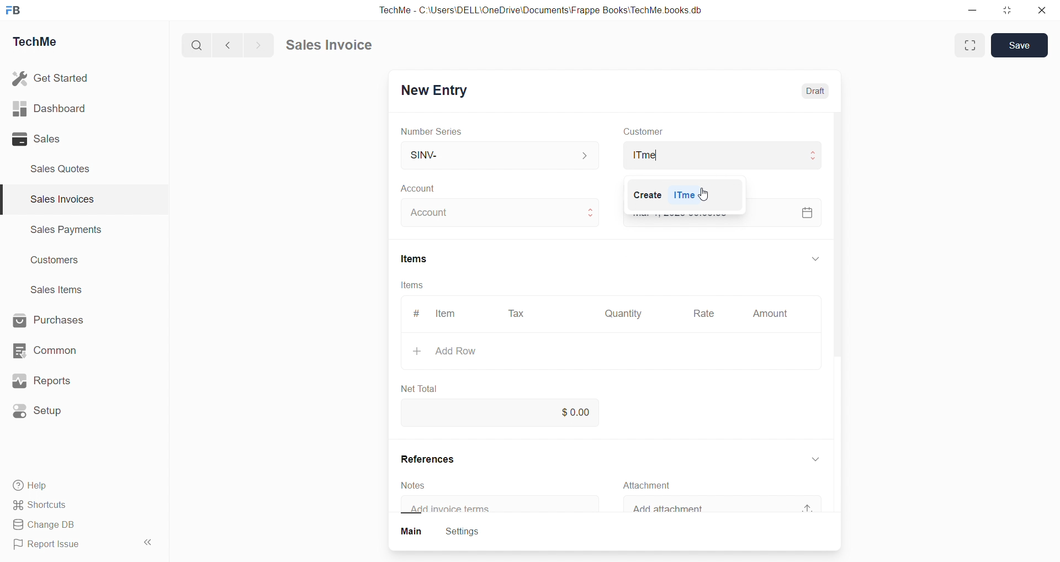  Describe the element at coordinates (814, 257) in the screenshot. I see `doopdown` at that location.